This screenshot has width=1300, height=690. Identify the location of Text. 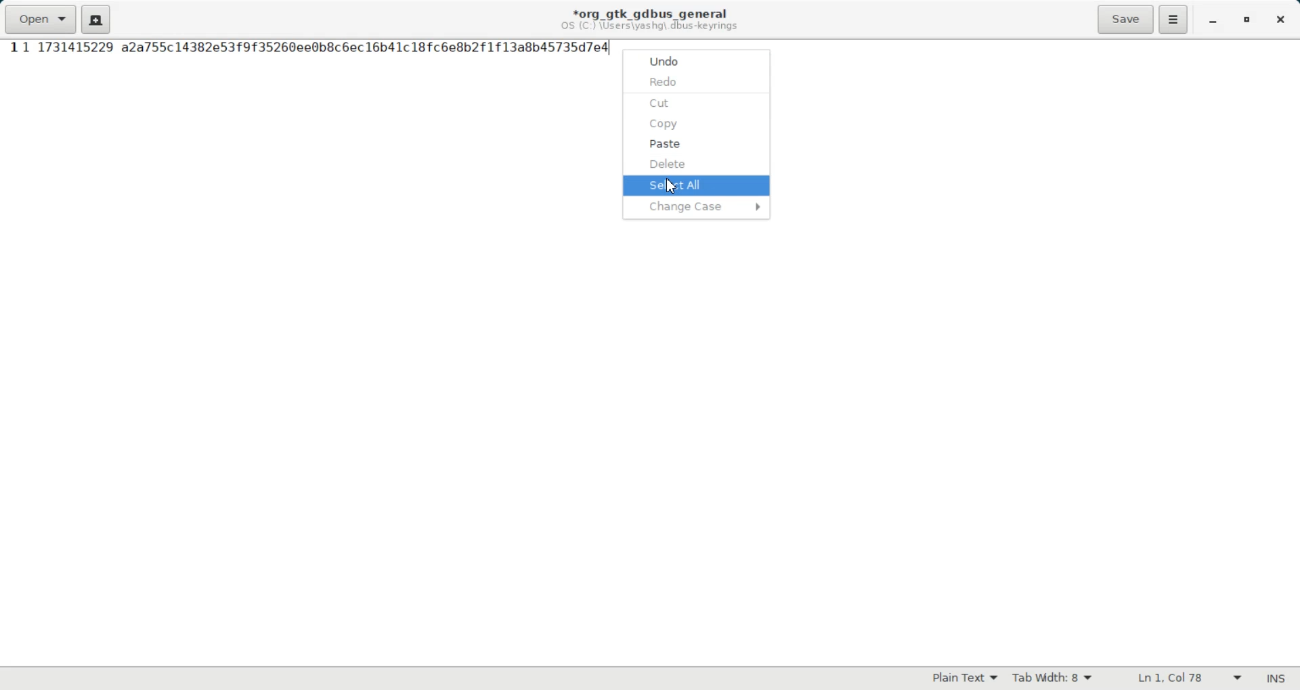
(1275, 678).